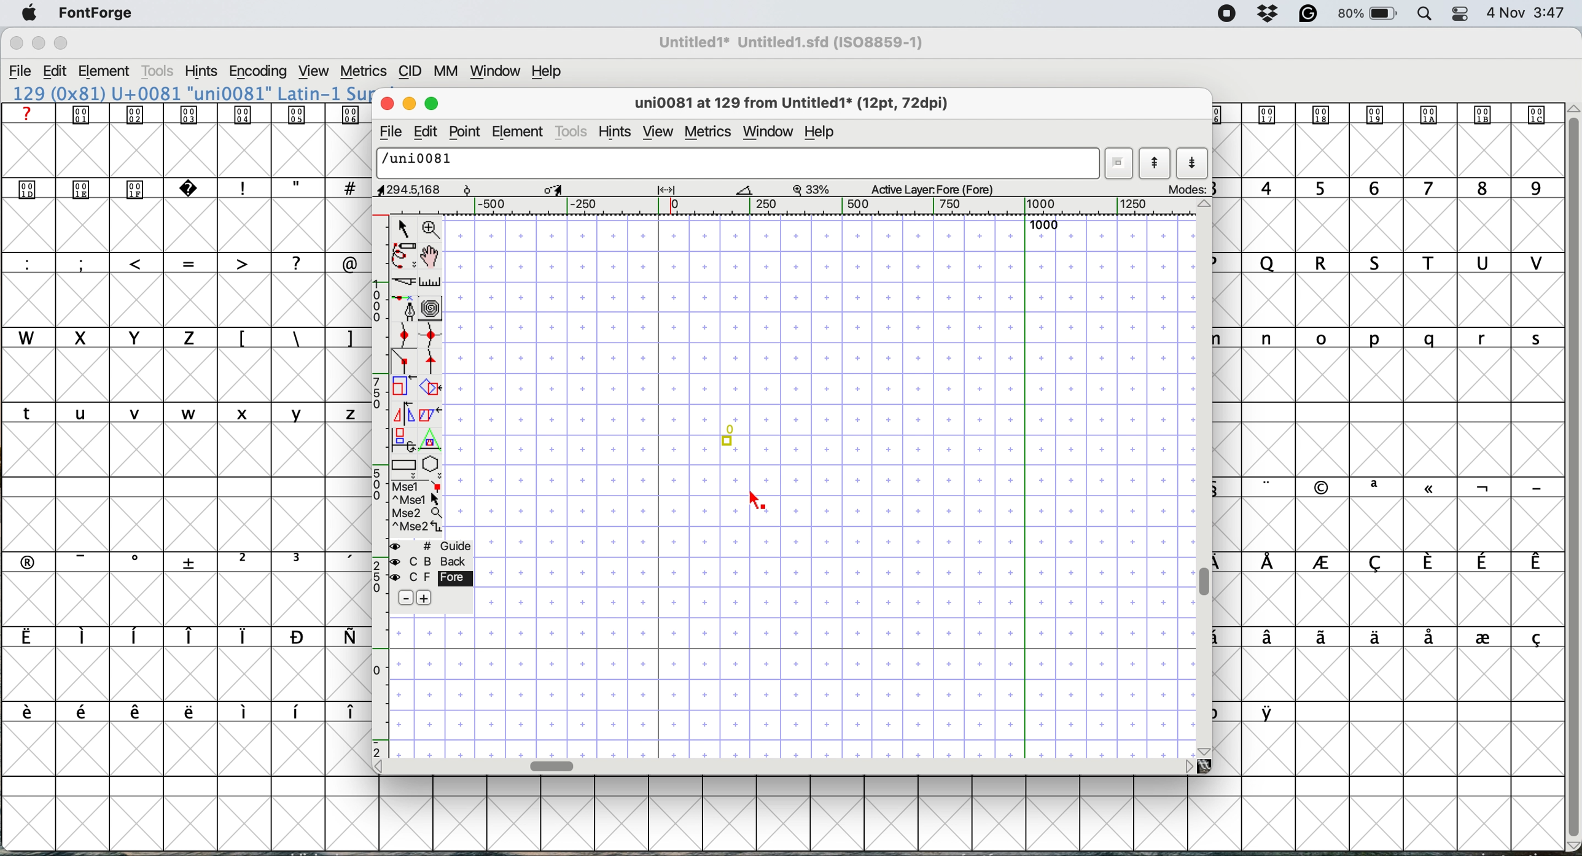  Describe the element at coordinates (574, 131) in the screenshot. I see `tools` at that location.